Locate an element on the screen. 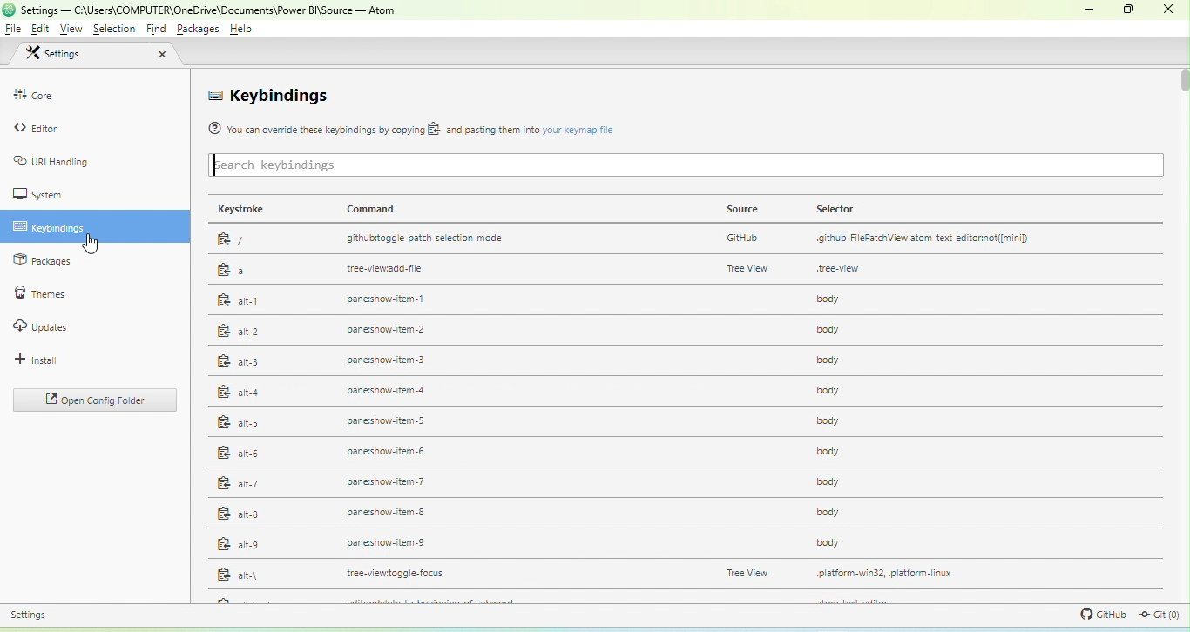  close is located at coordinates (161, 54).